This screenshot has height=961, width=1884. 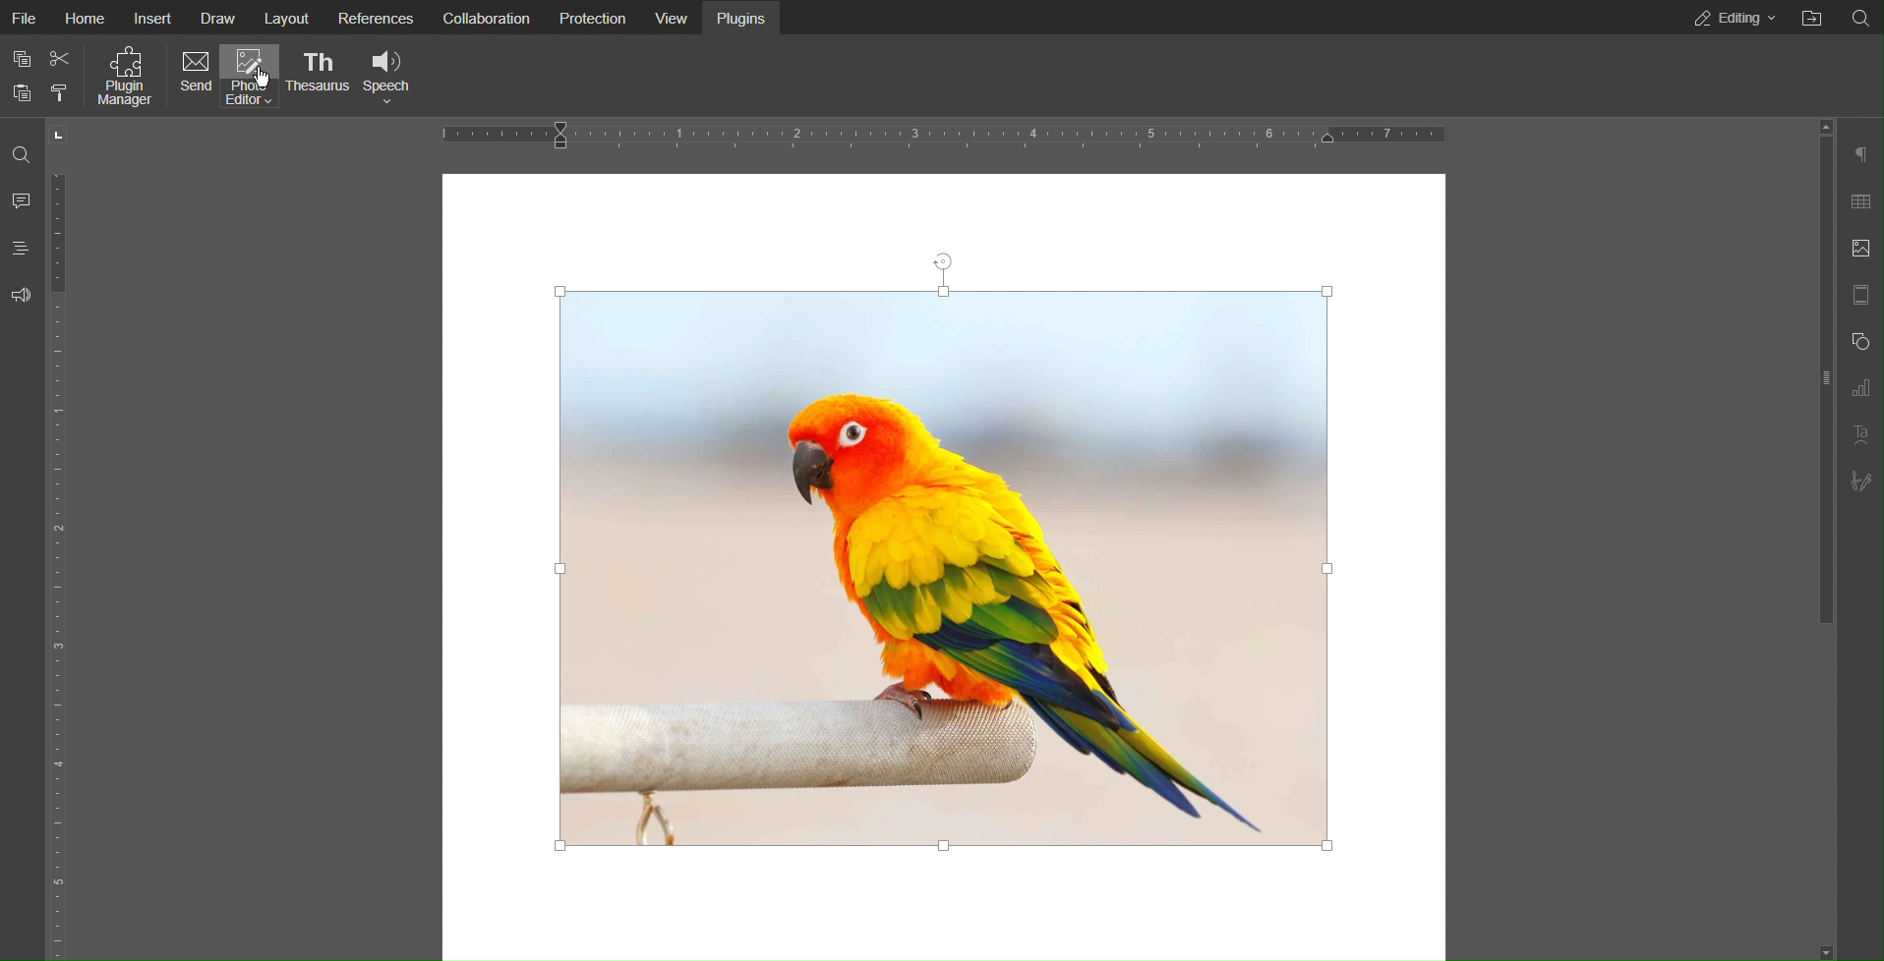 I want to click on Home, so click(x=88, y=16).